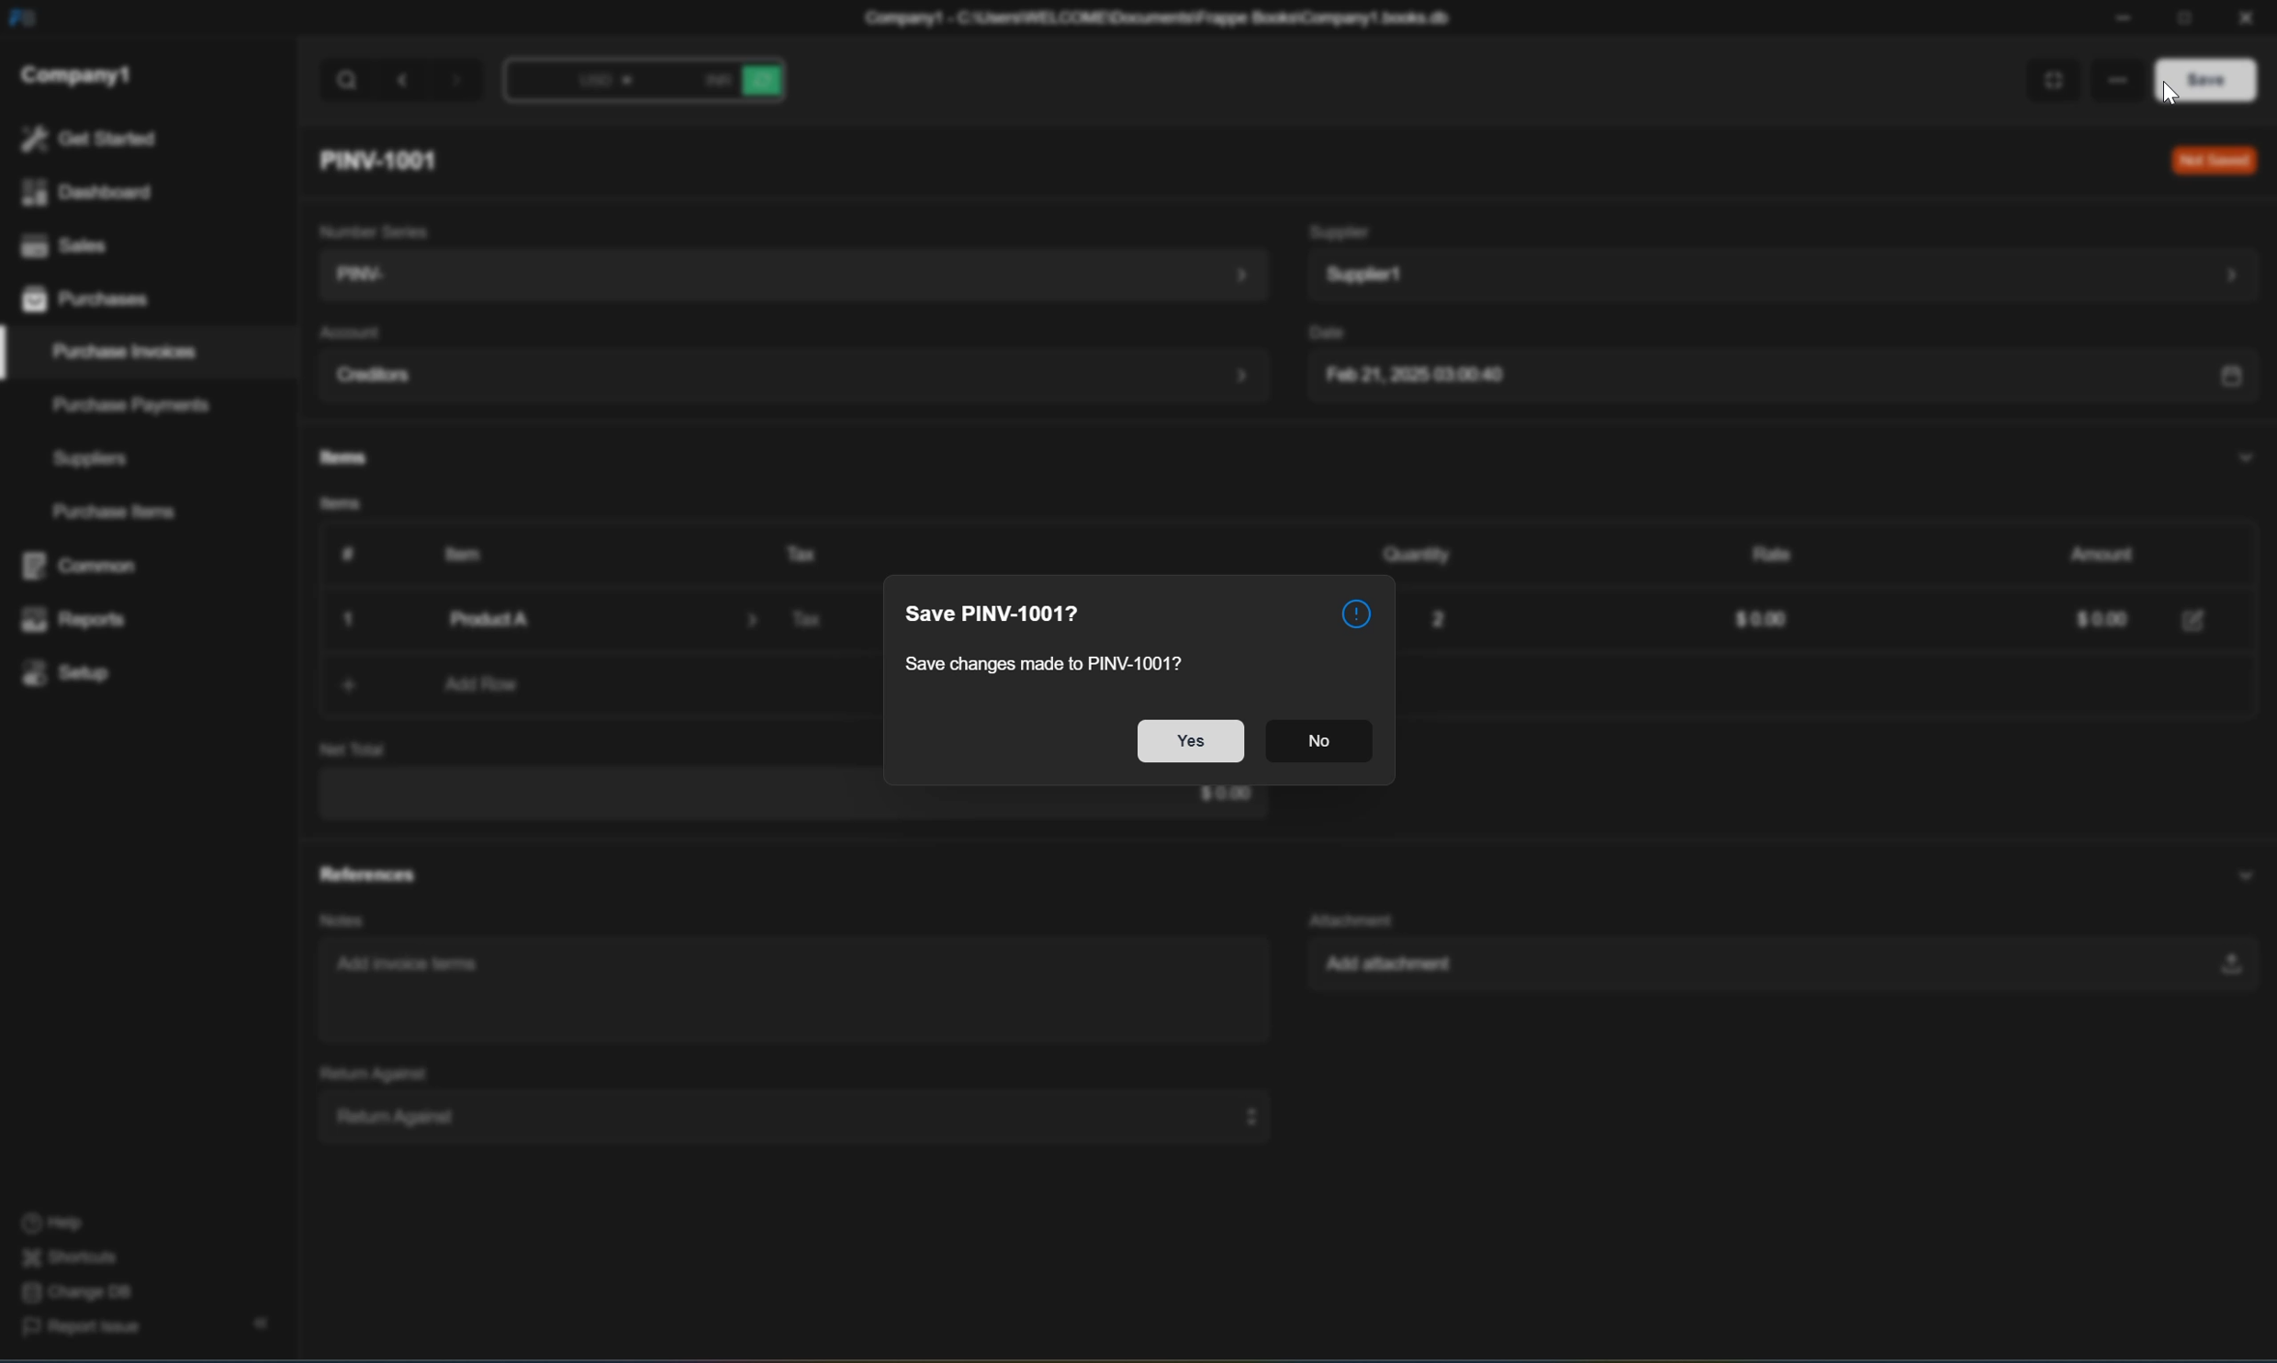 Image resolution: width=2277 pixels, height=1363 pixels. What do you see at coordinates (405, 80) in the screenshot?
I see `Back` at bounding box center [405, 80].